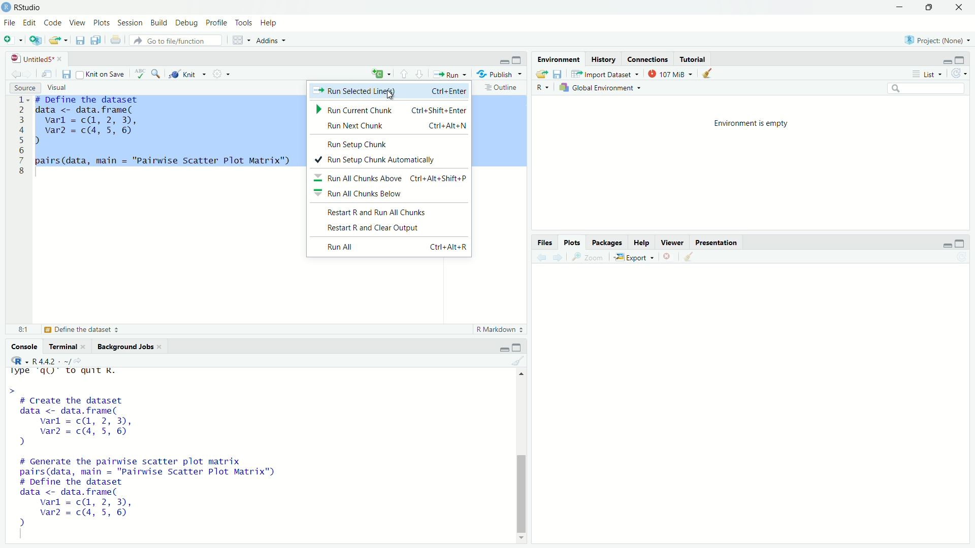 This screenshot has width=975, height=548. I want to click on Environment is empty, so click(753, 123).